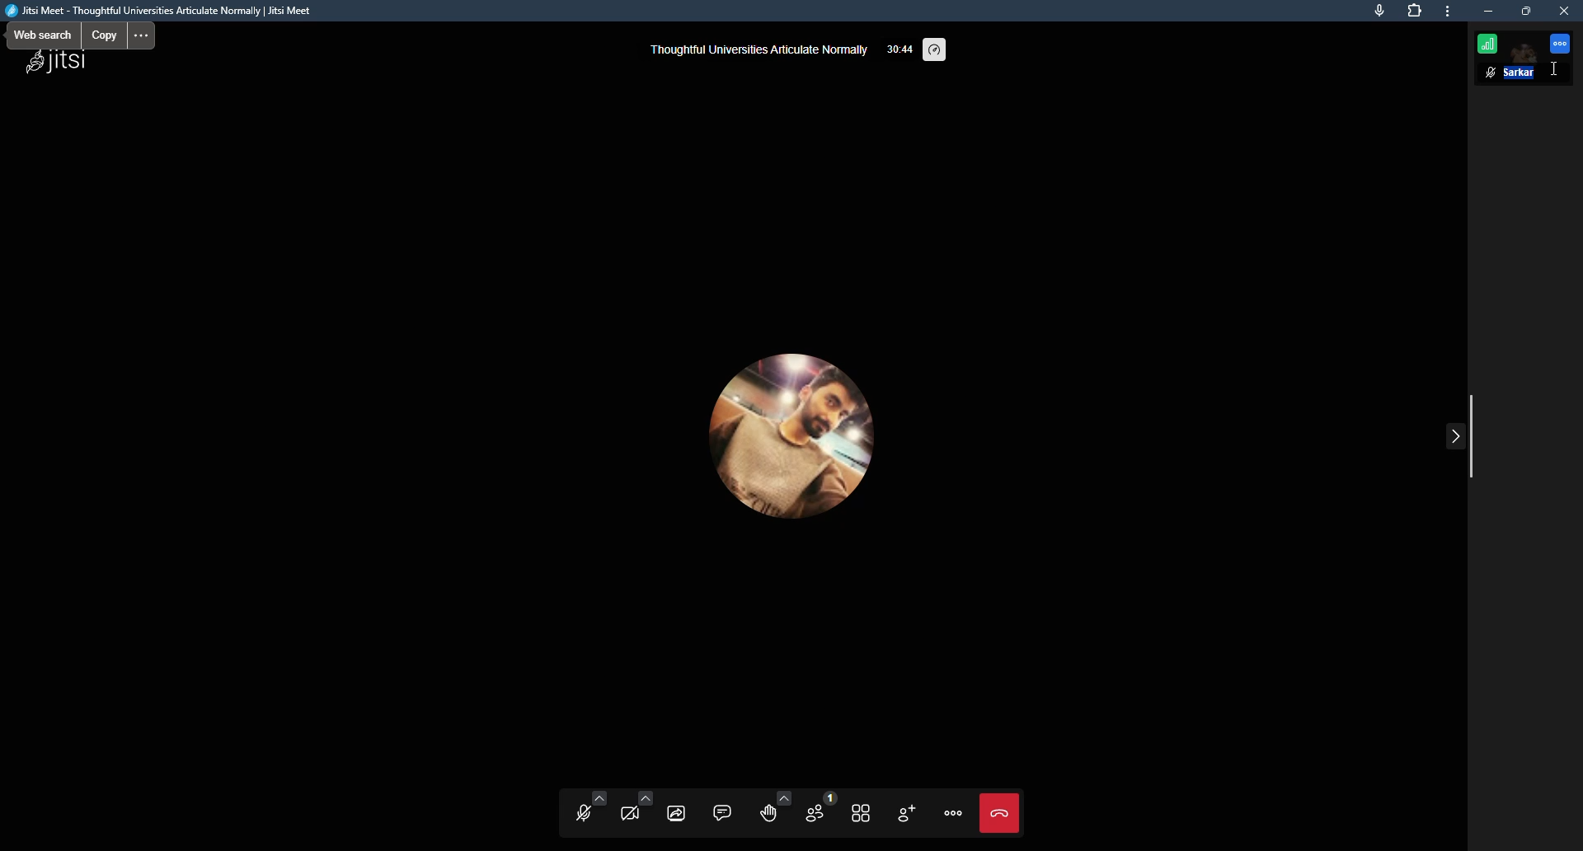  What do you see at coordinates (908, 813) in the screenshot?
I see `invite people` at bounding box center [908, 813].